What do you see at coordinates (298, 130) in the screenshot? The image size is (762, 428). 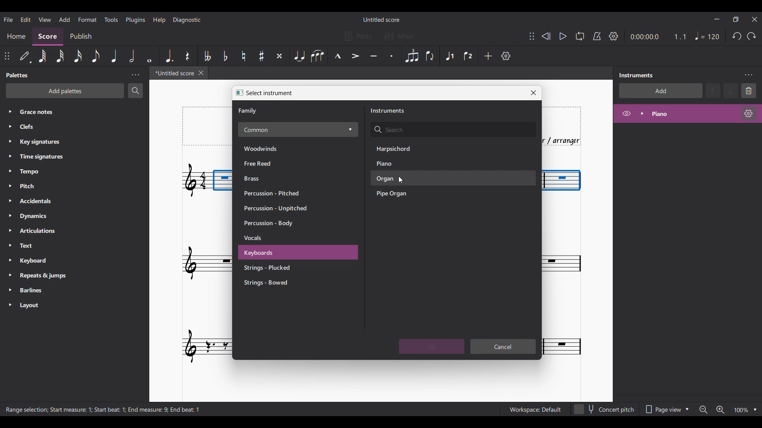 I see `List of common instruments` at bounding box center [298, 130].